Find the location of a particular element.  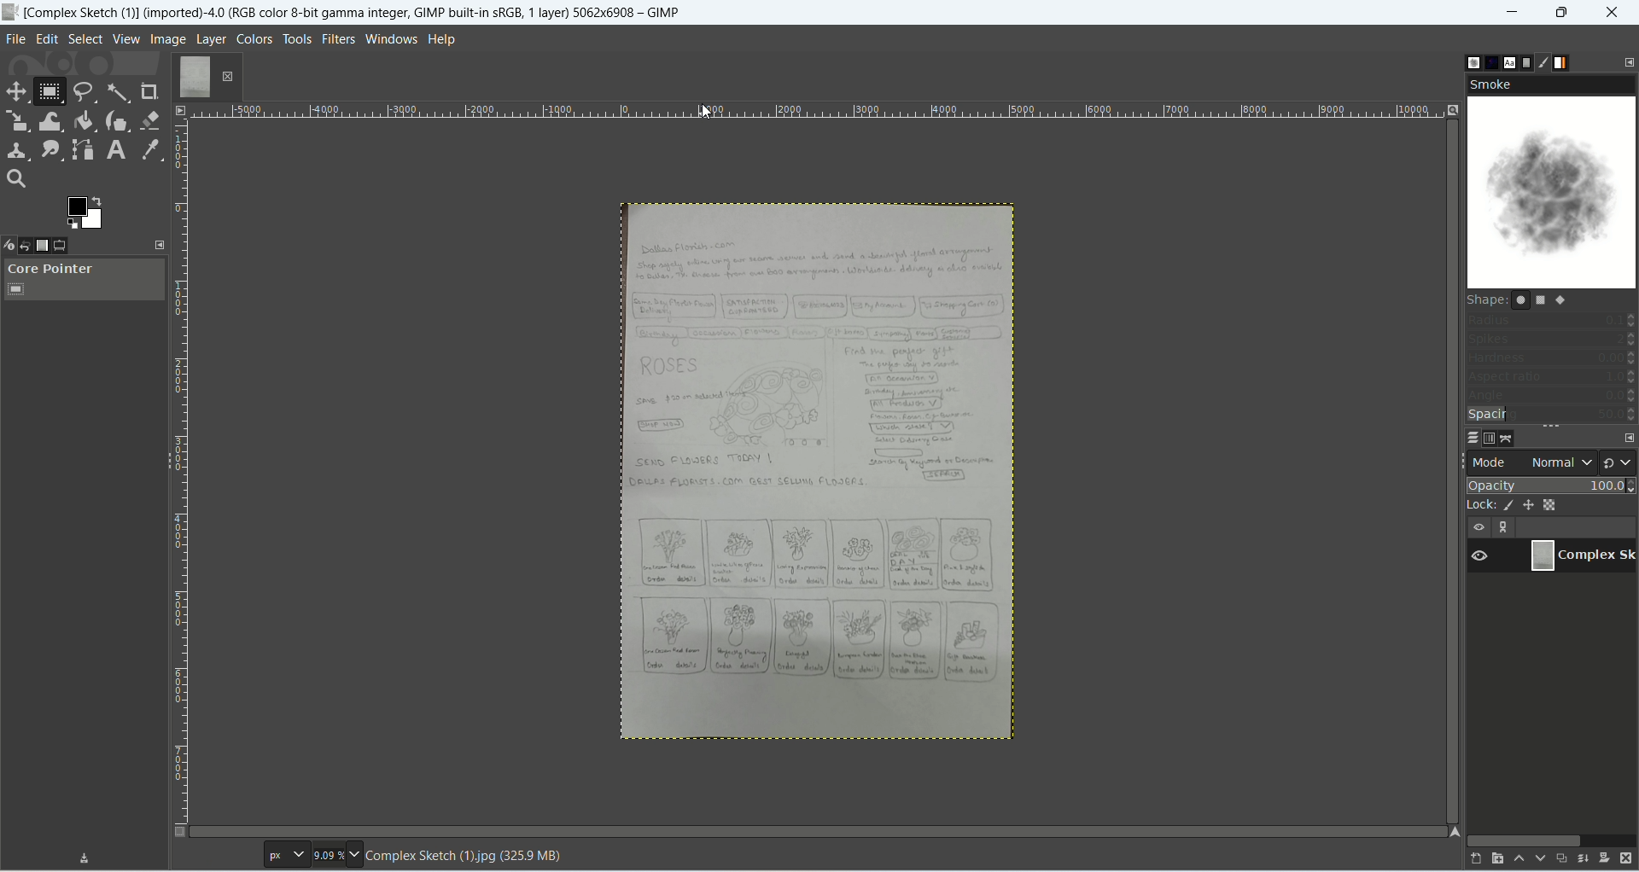

brushes is located at coordinates (1468, 63).